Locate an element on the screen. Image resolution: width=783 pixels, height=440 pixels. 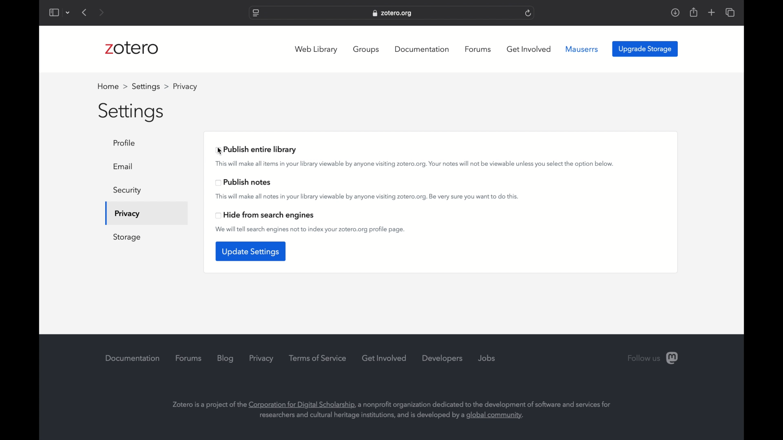
info is located at coordinates (391, 411).